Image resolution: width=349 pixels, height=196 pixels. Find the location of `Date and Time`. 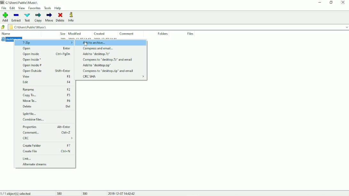

Date and Time is located at coordinates (123, 193).